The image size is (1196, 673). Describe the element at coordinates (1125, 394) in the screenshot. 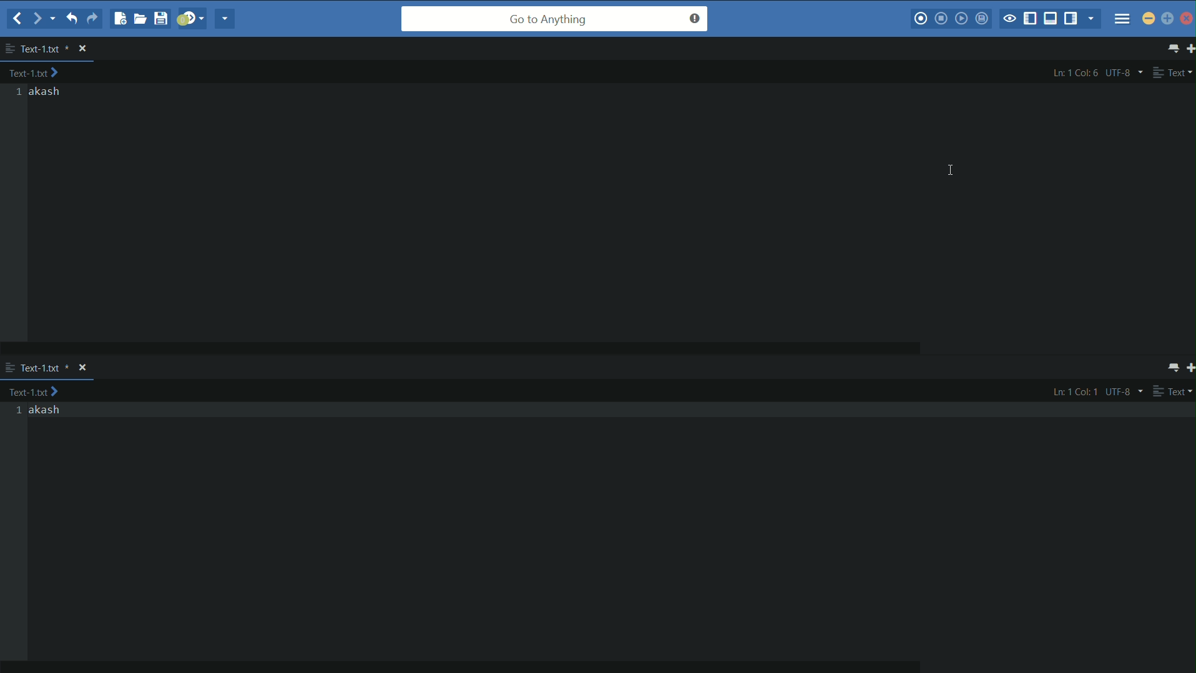

I see `line encoding` at that location.